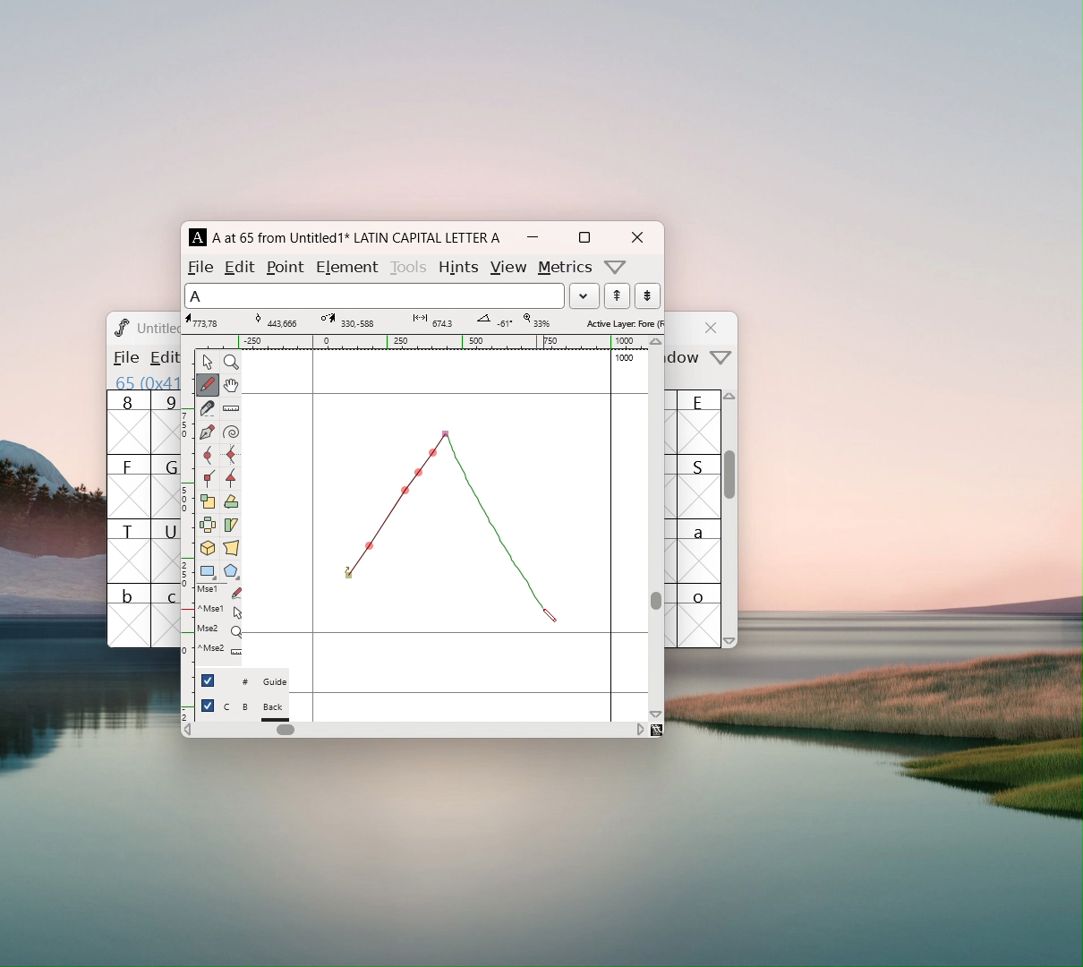 This screenshot has width=1083, height=967. I want to click on C B Back, so click(255, 709).